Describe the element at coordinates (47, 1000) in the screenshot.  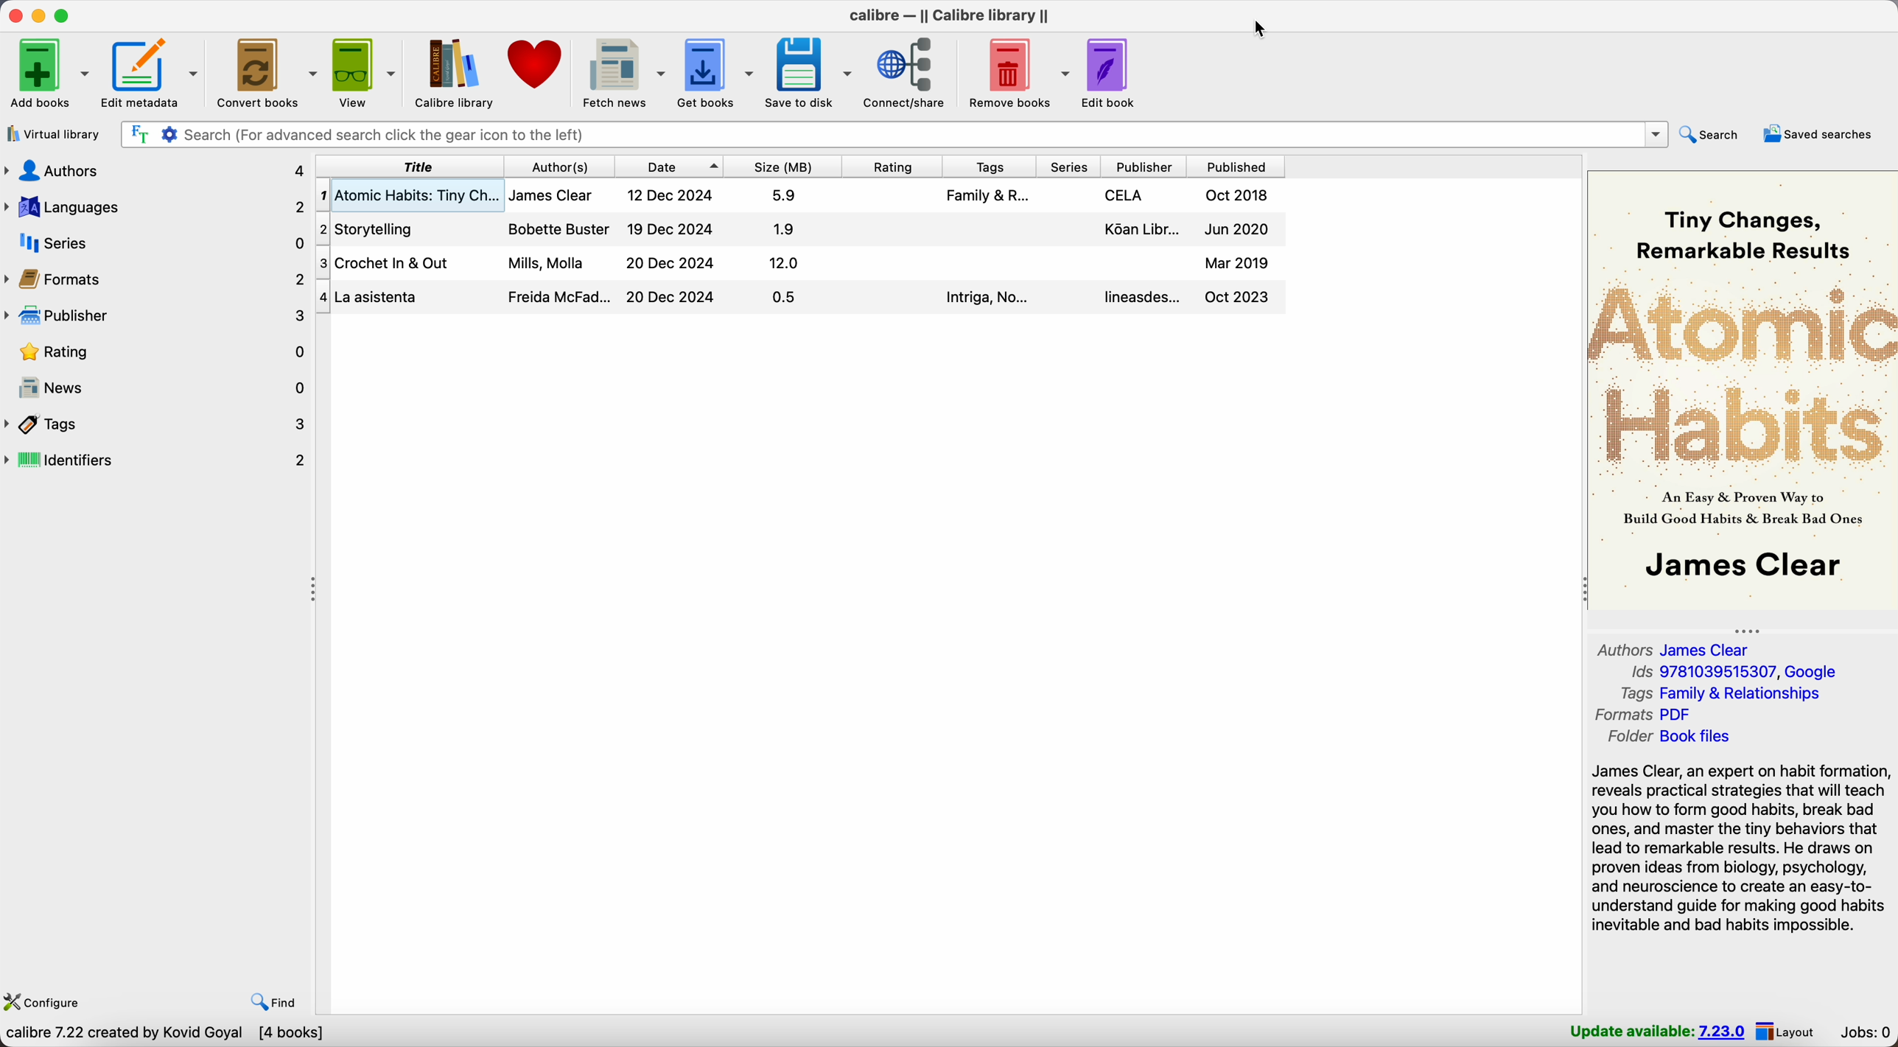
I see `configure` at that location.